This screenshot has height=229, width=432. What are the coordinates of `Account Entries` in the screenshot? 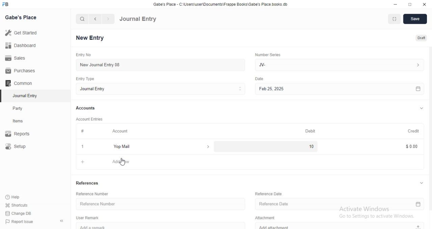 It's located at (90, 119).